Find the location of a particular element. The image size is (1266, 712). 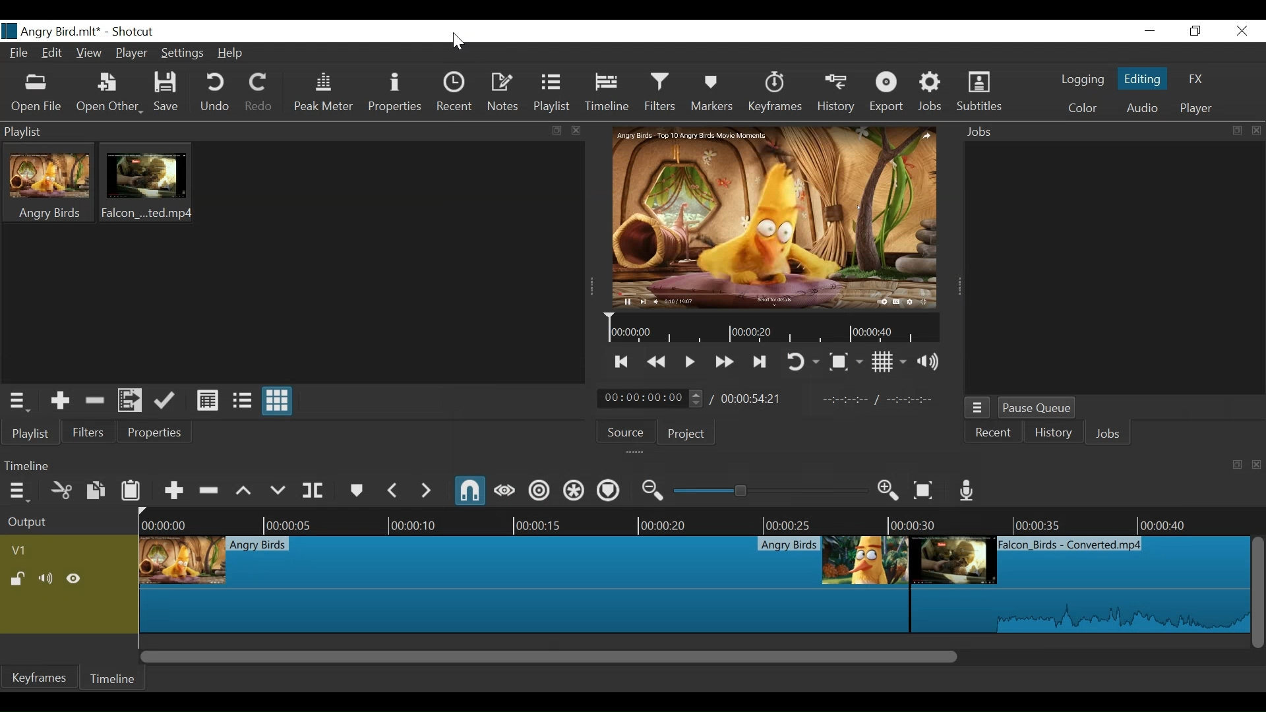

(un)lock track is located at coordinates (18, 579).